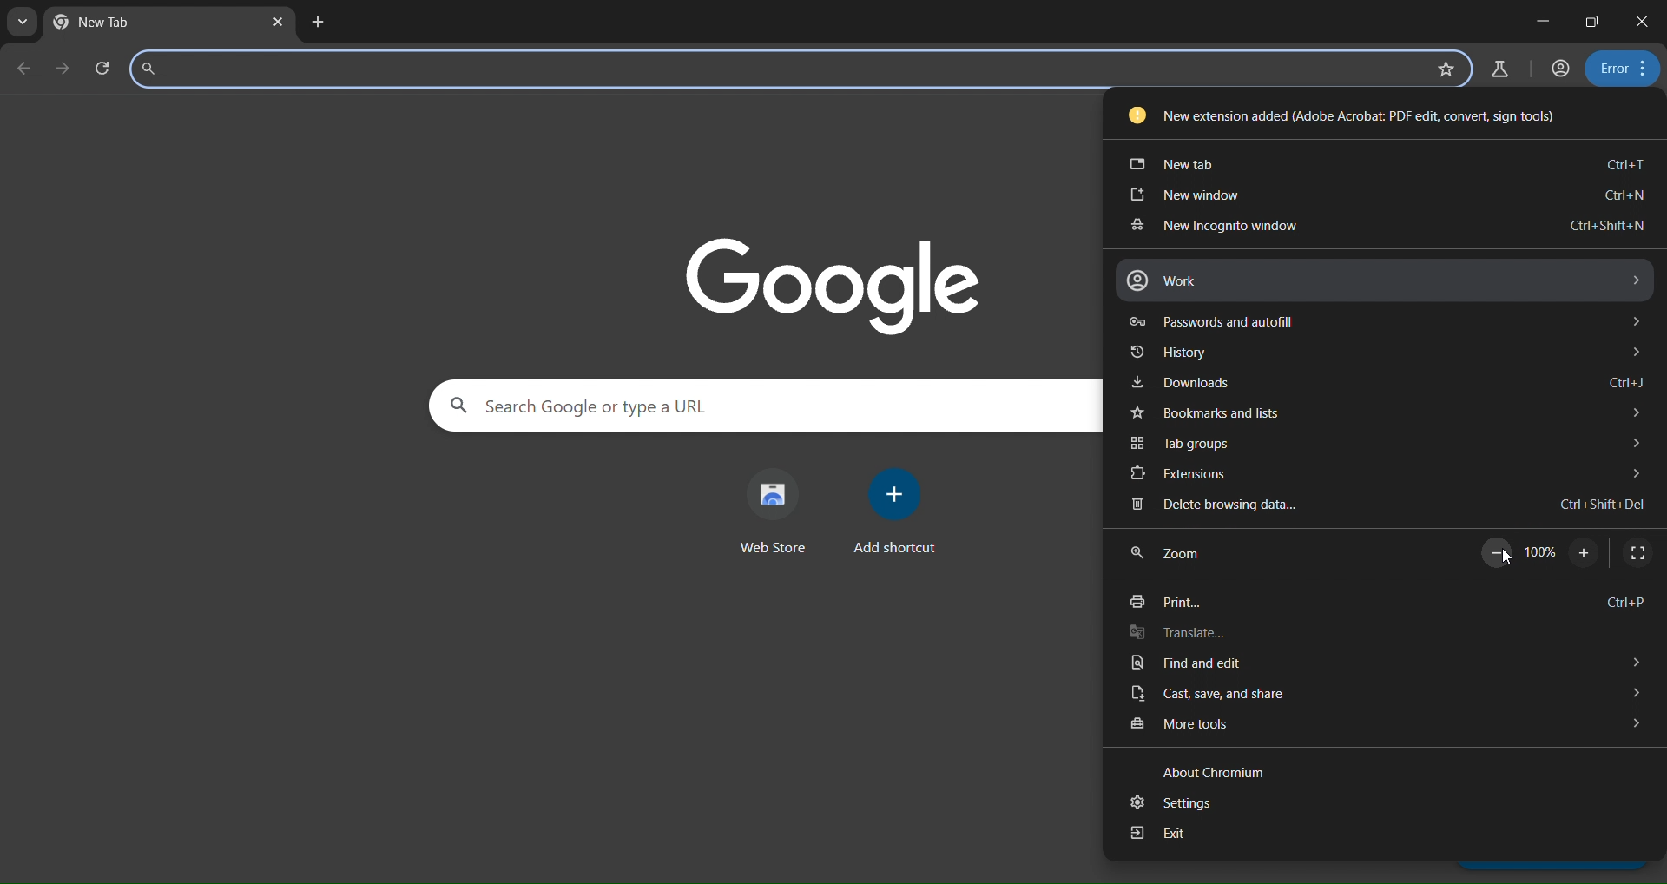  What do you see at coordinates (1624, 69) in the screenshot?
I see `menu` at bounding box center [1624, 69].